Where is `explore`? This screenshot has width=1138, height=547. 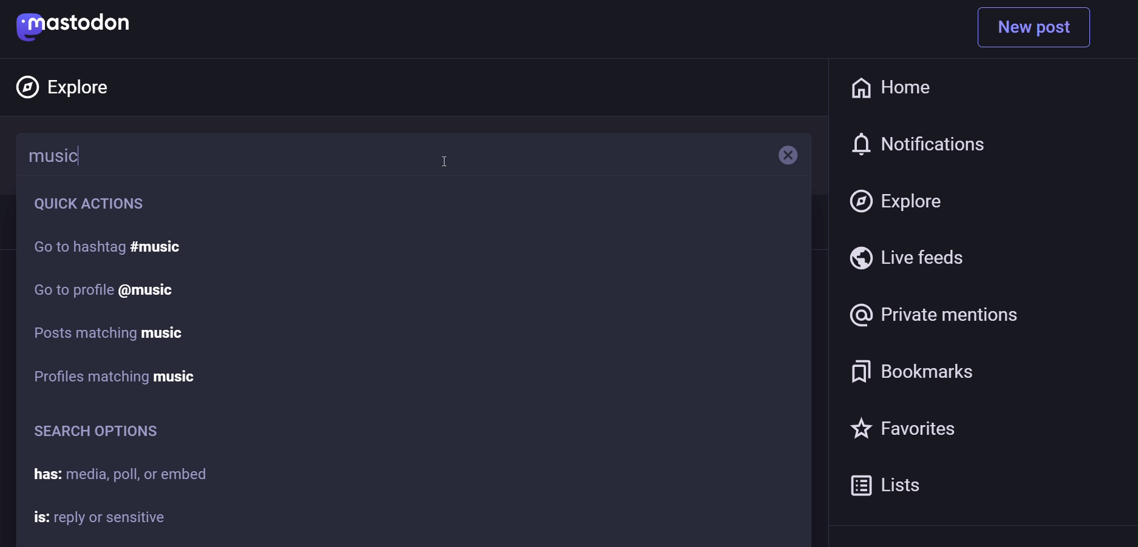
explore is located at coordinates (58, 86).